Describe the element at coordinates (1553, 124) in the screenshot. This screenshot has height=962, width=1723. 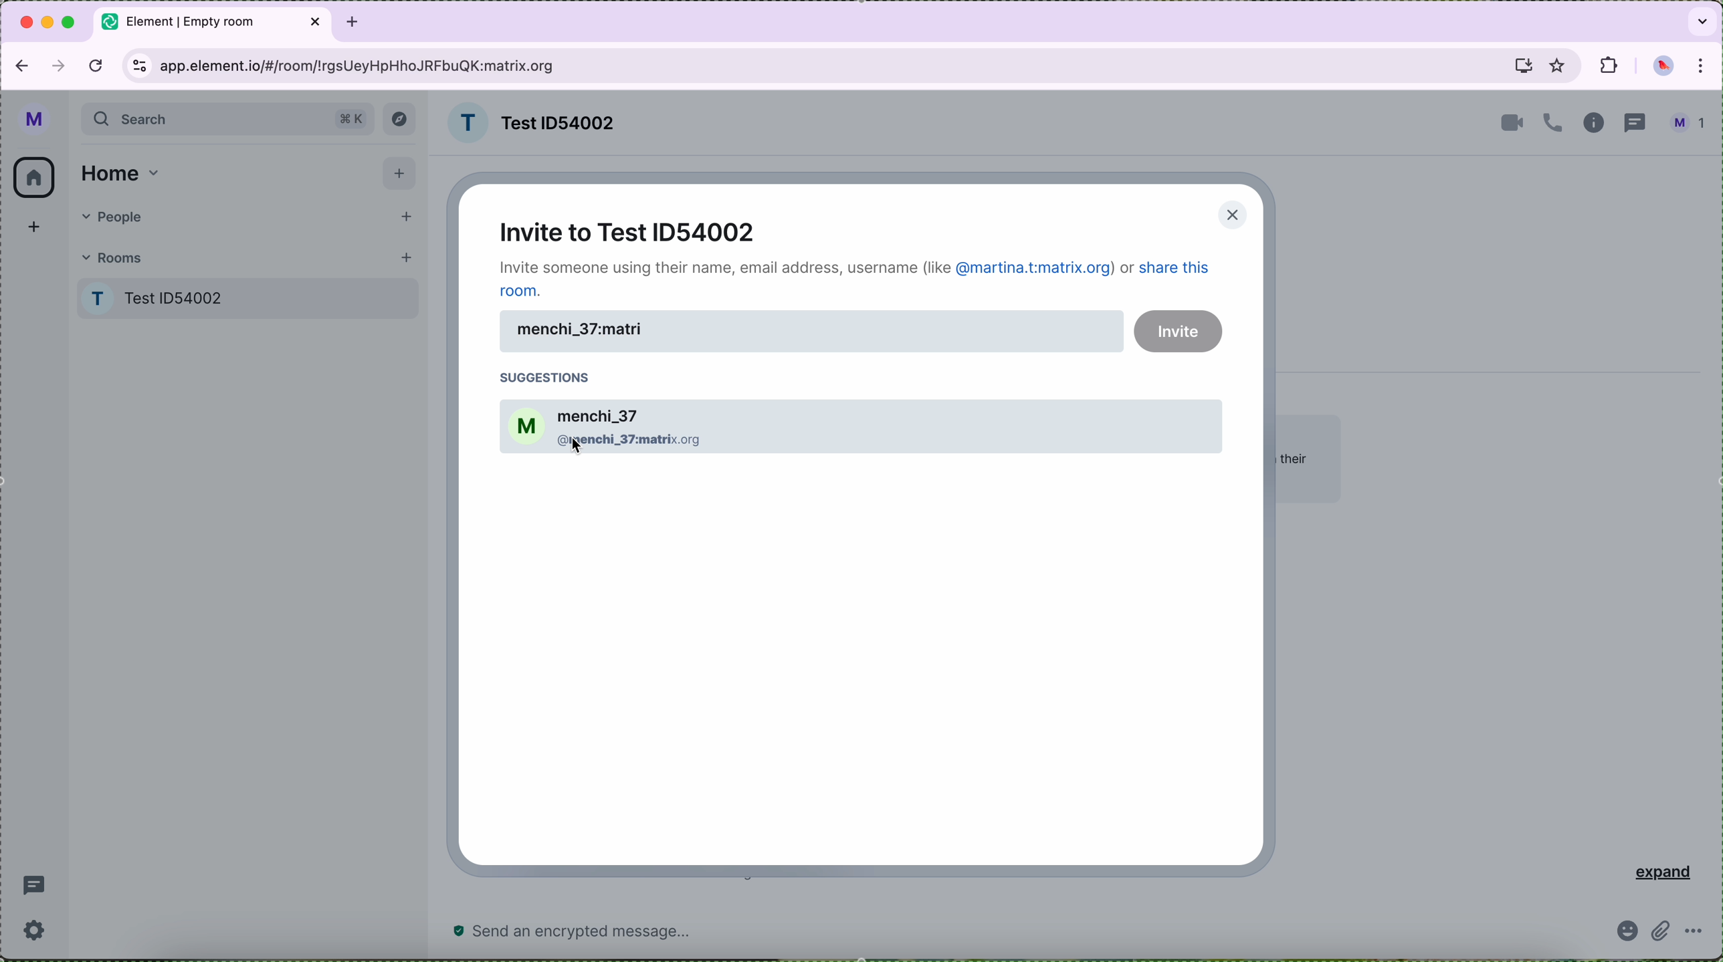
I see `call` at that location.